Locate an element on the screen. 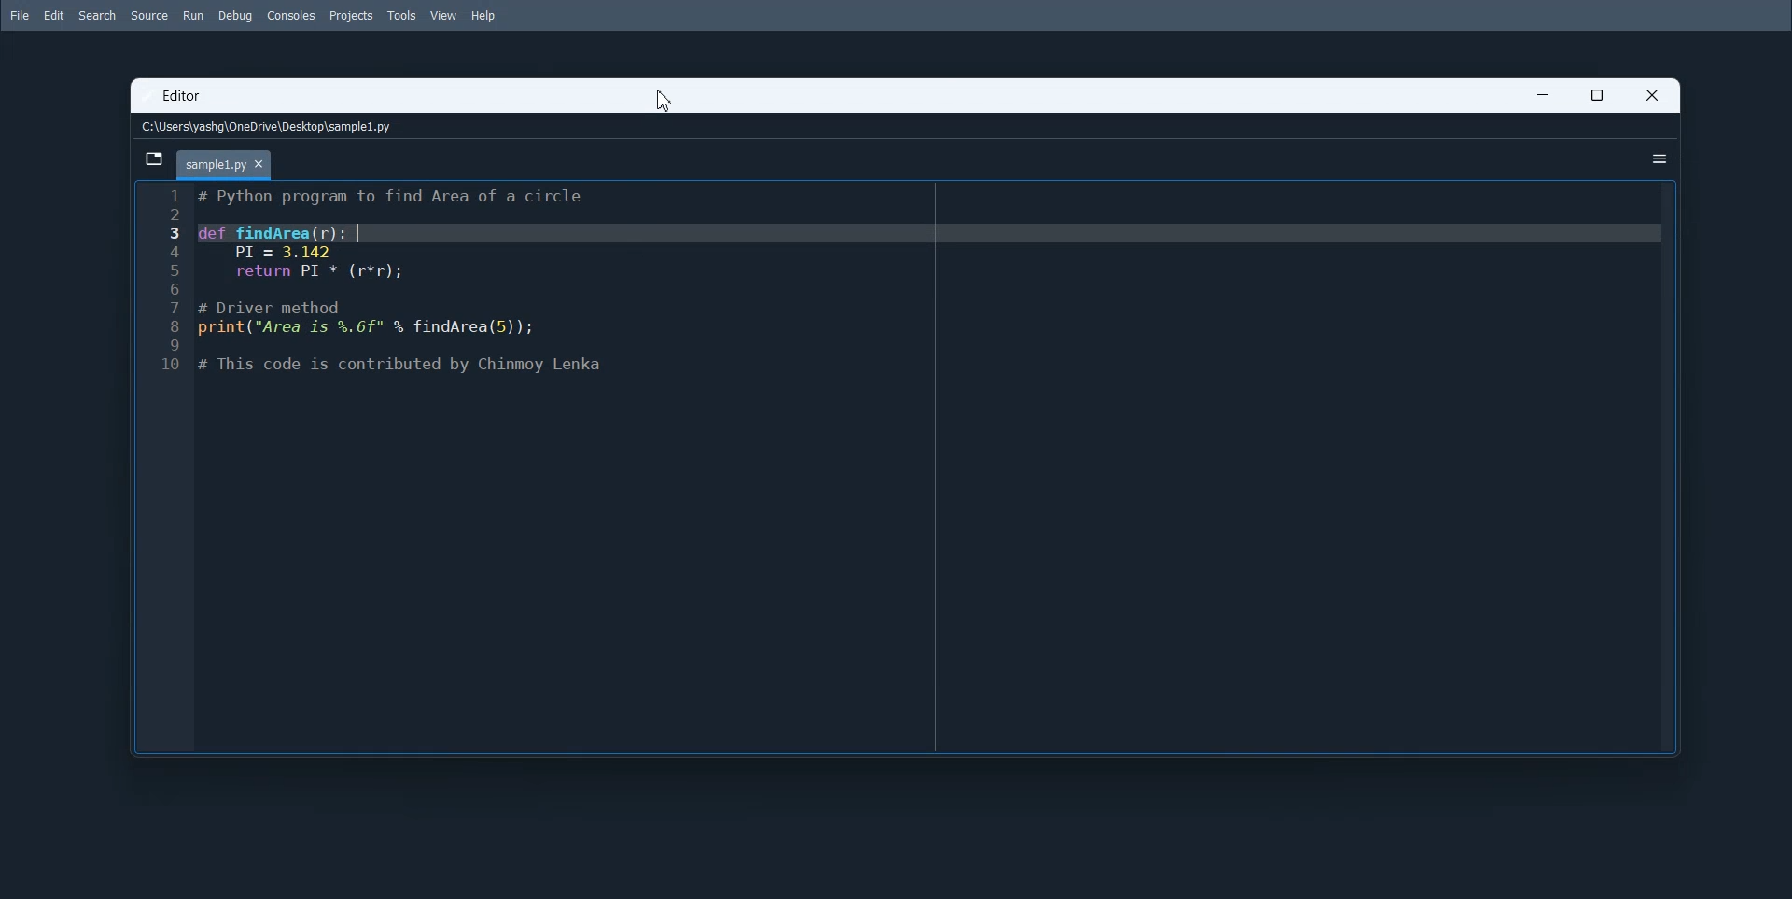  File Path address is located at coordinates (271, 127).